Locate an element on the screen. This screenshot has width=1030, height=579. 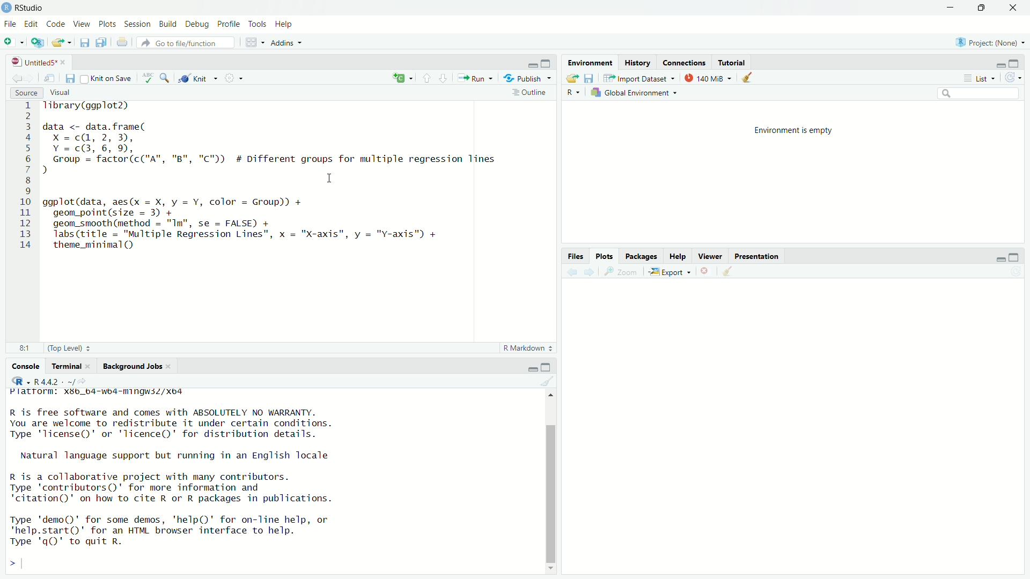
back is located at coordinates (14, 79).